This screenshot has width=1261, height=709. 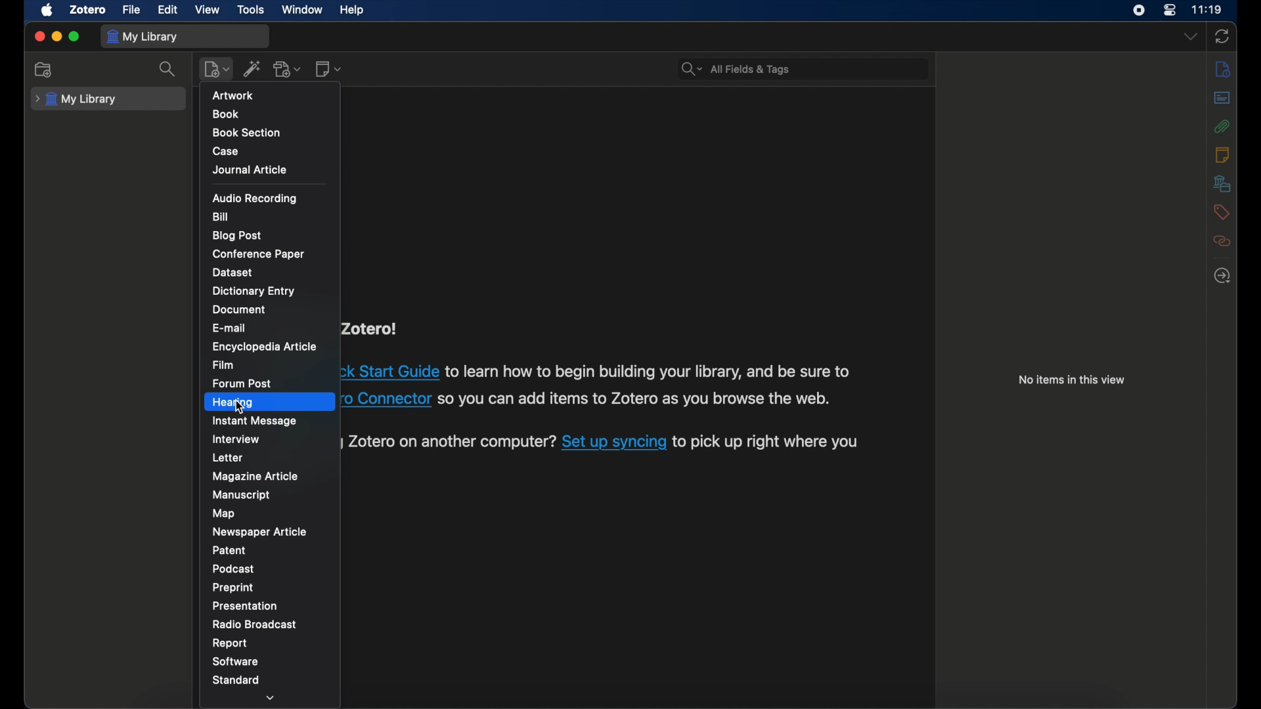 I want to click on patent, so click(x=229, y=549).